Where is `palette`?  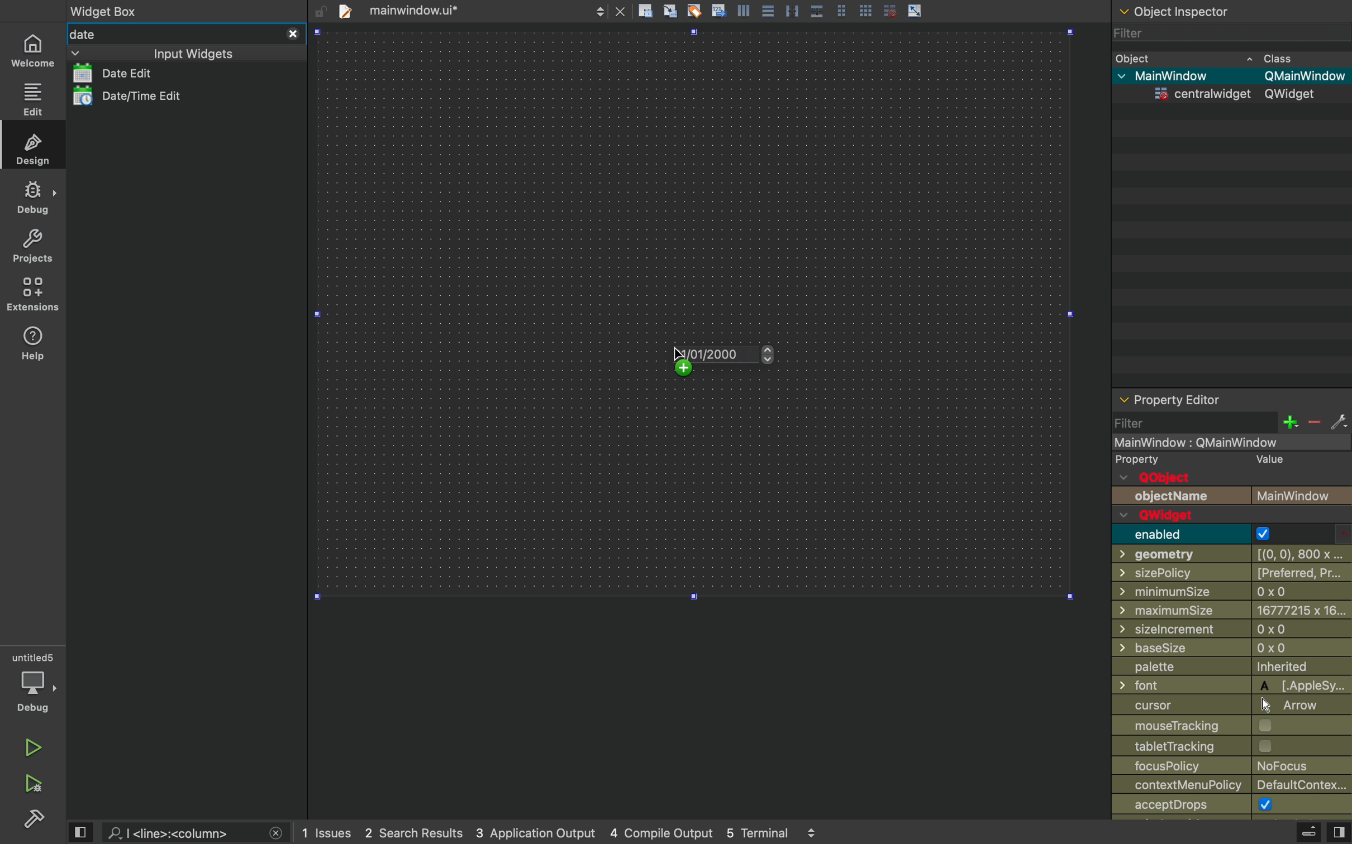
palette is located at coordinates (1231, 668).